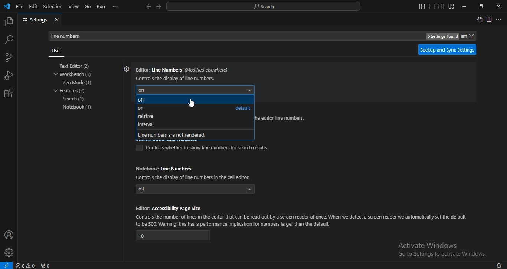 This screenshot has height=269, width=507. Describe the element at coordinates (499, 20) in the screenshot. I see `...` at that location.